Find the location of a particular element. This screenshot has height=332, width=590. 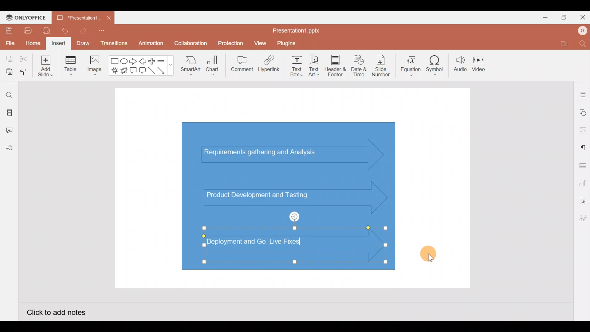

Home is located at coordinates (33, 44).